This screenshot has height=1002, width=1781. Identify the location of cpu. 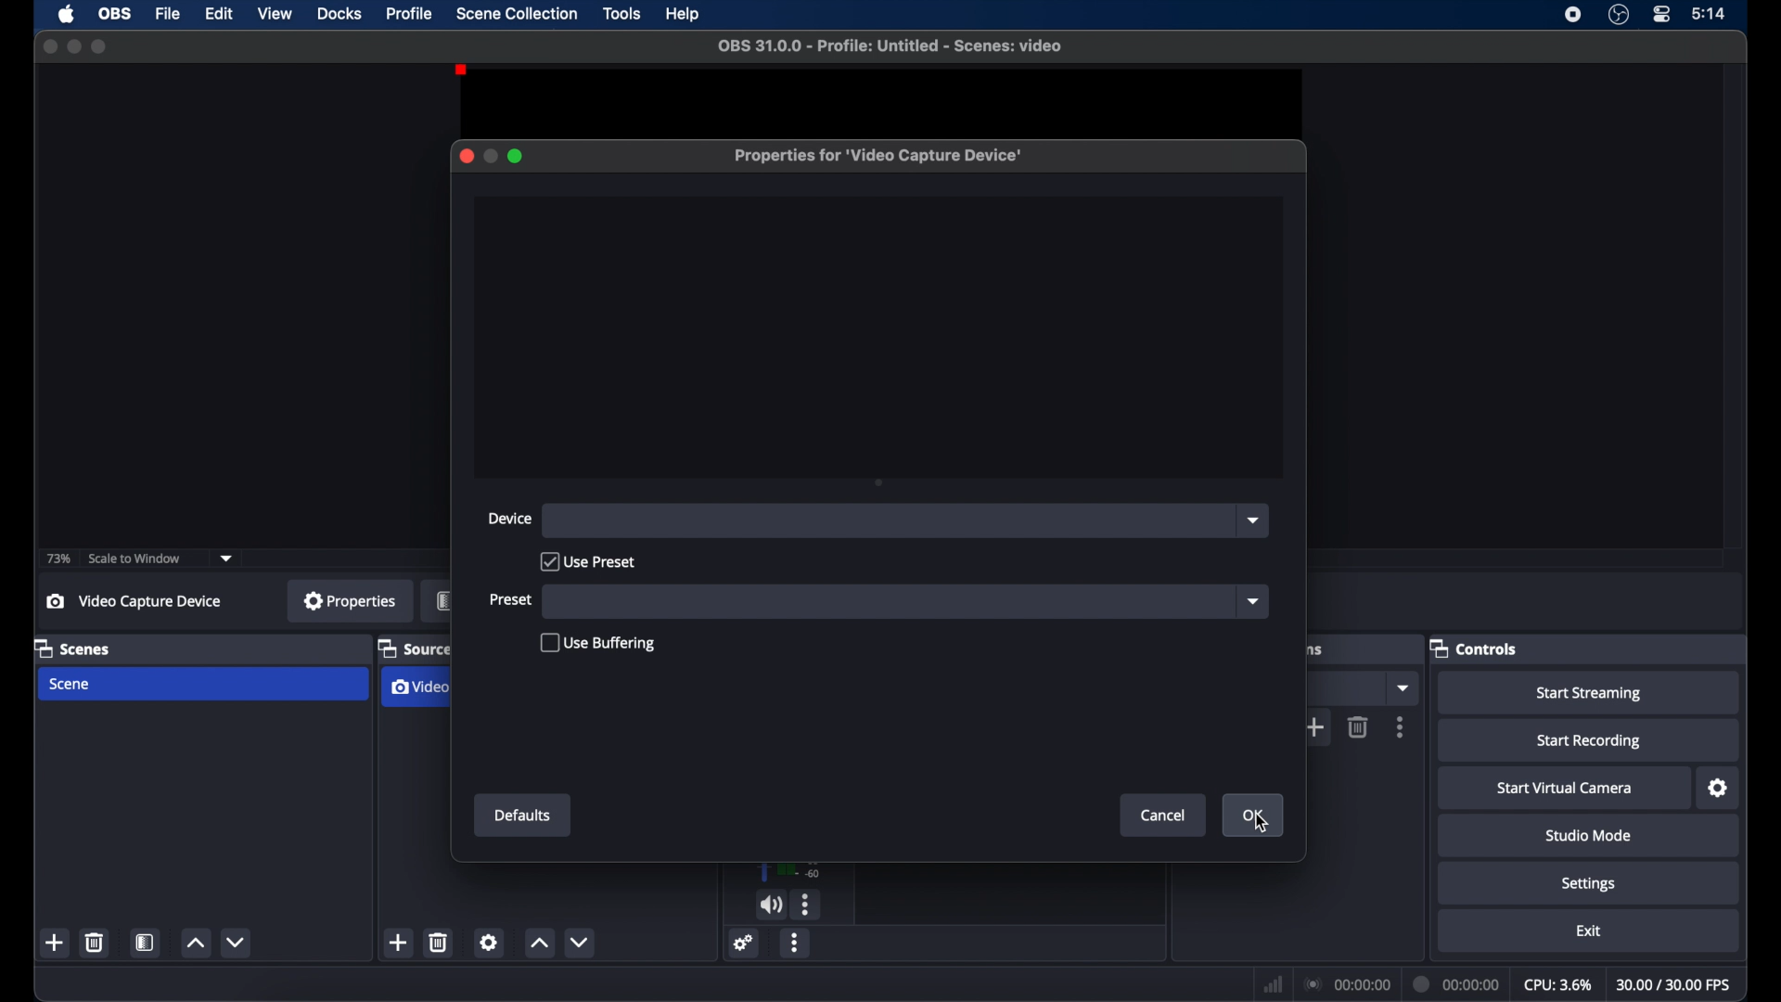
(1558, 985).